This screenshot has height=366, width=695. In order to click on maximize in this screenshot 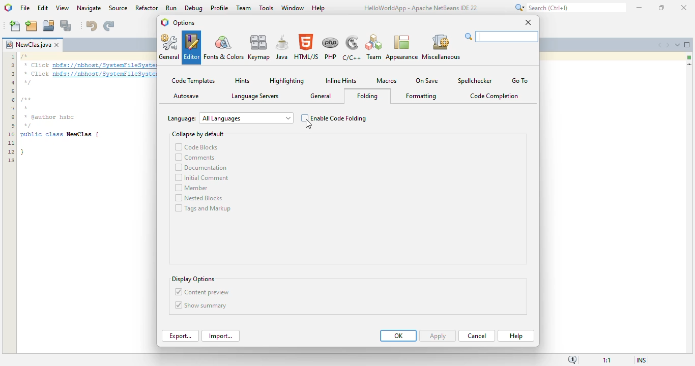, I will do `click(662, 7)`.